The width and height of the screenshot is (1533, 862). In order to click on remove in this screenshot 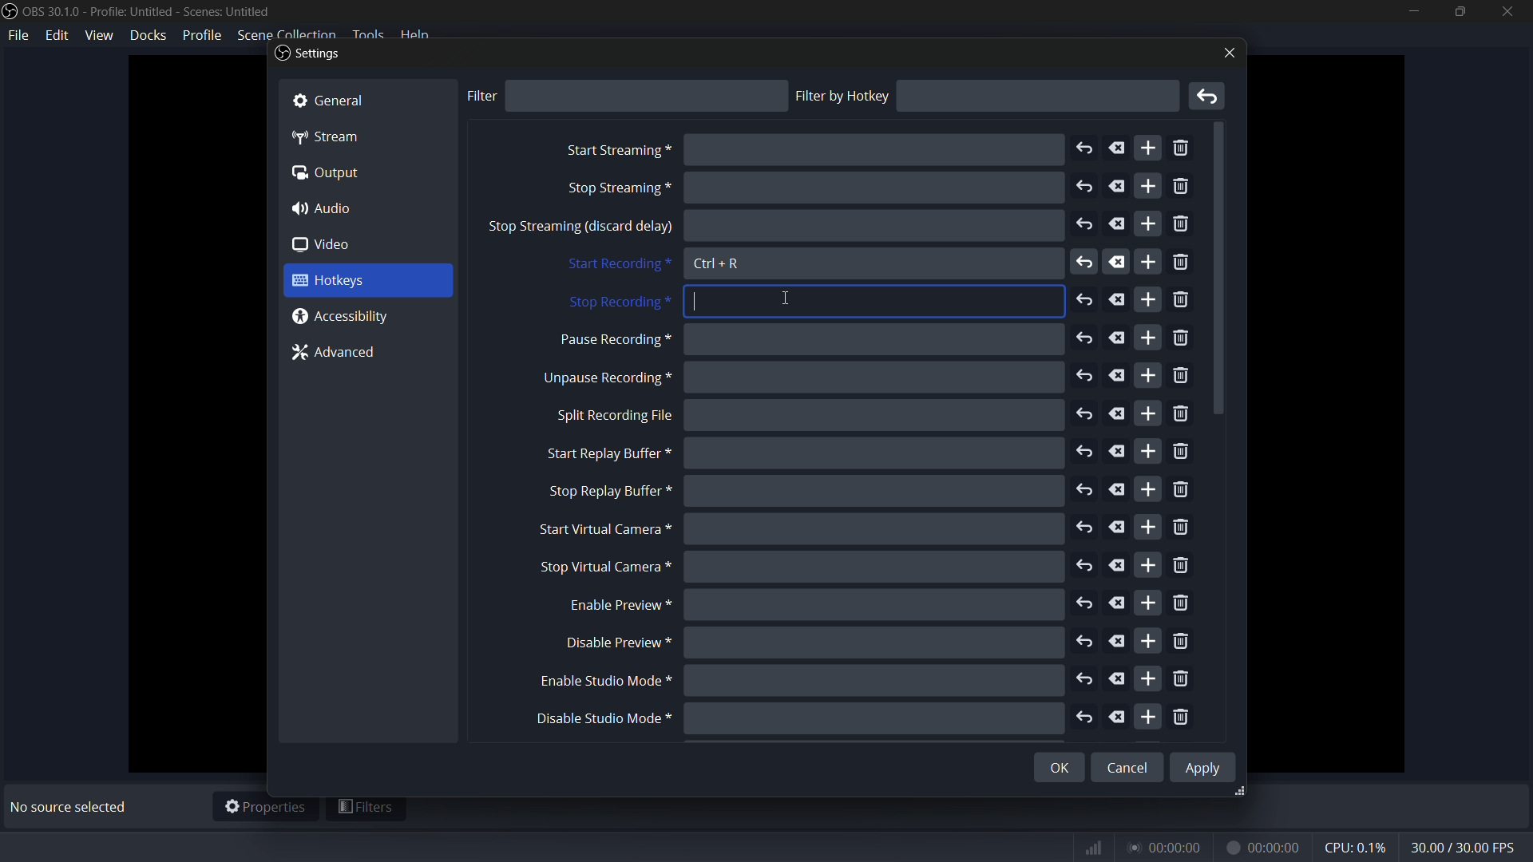, I will do `click(1184, 603)`.